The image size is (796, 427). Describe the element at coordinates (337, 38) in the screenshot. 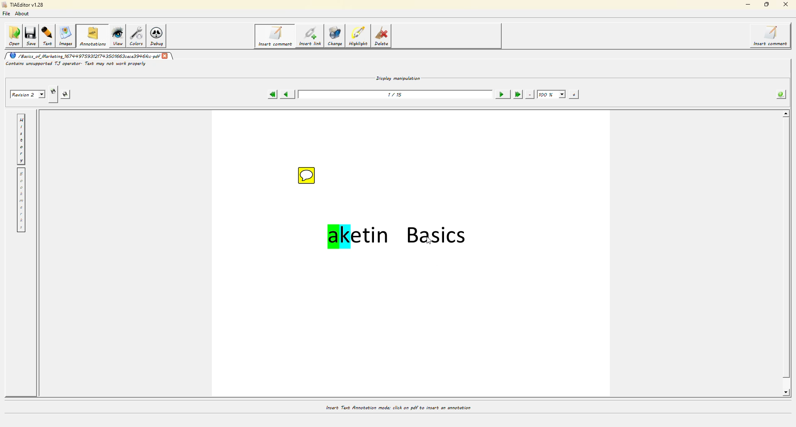

I see `change` at that location.